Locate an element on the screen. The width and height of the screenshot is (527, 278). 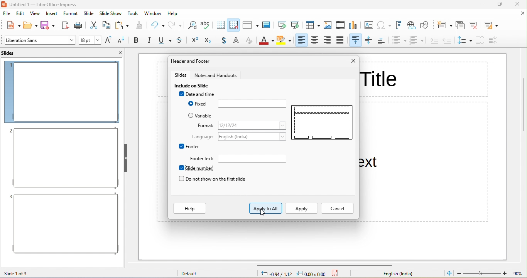
slide 1 is located at coordinates (62, 92).